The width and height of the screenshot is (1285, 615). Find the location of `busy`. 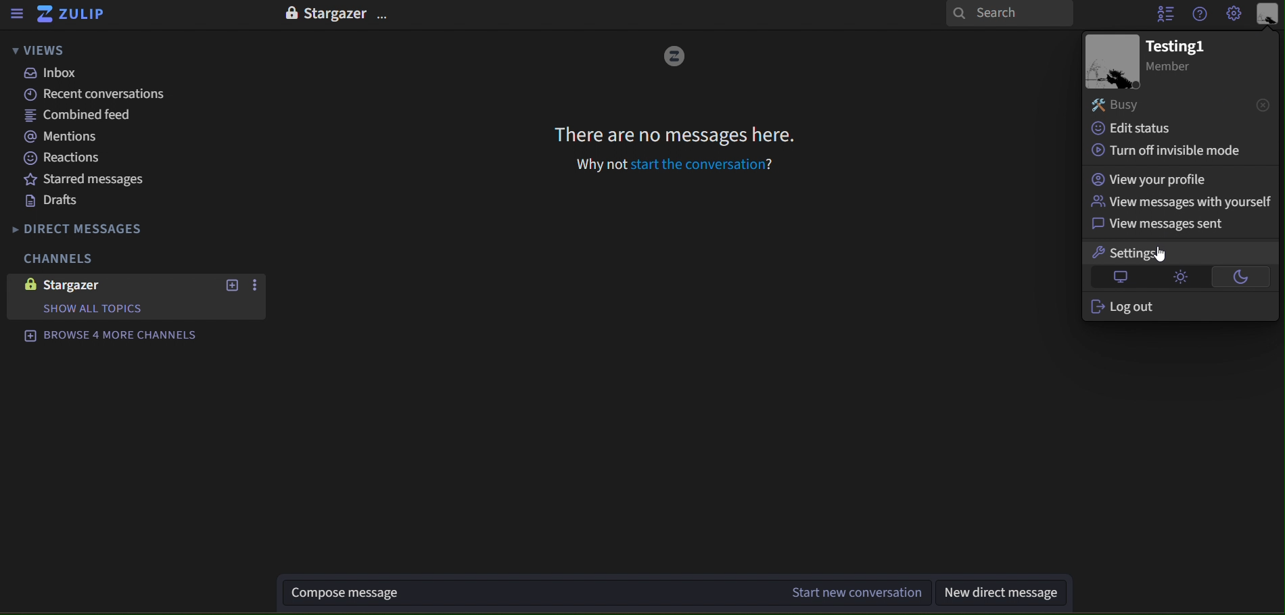

busy is located at coordinates (1179, 104).